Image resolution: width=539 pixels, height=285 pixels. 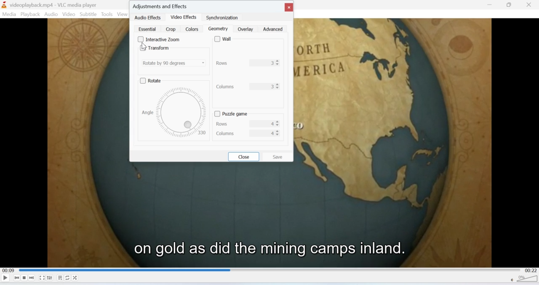 What do you see at coordinates (42, 278) in the screenshot?
I see `Fullscreen` at bounding box center [42, 278].